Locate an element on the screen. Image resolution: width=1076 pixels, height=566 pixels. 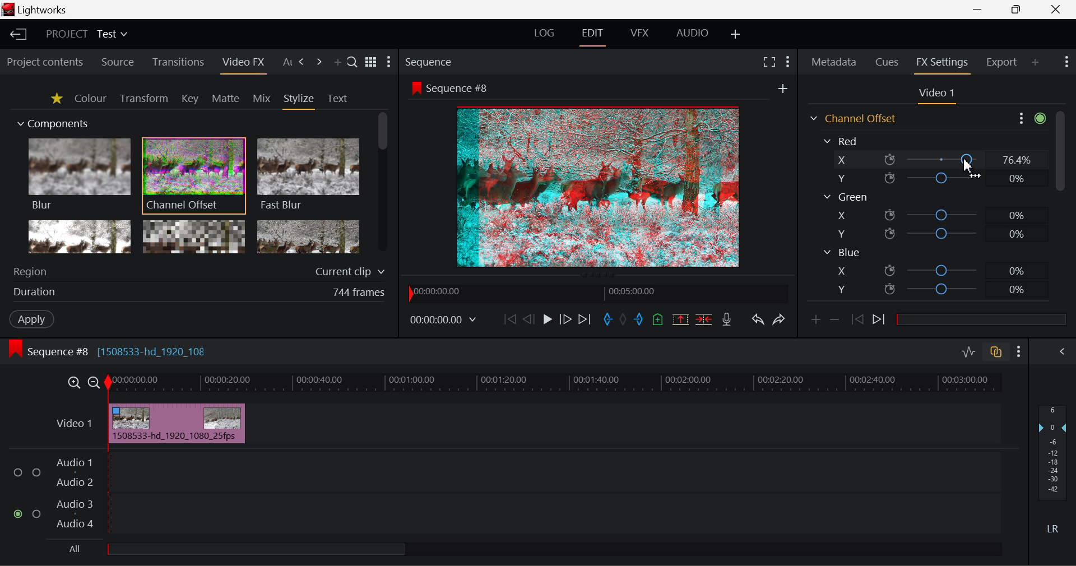
Show Settings is located at coordinates (1030, 119).